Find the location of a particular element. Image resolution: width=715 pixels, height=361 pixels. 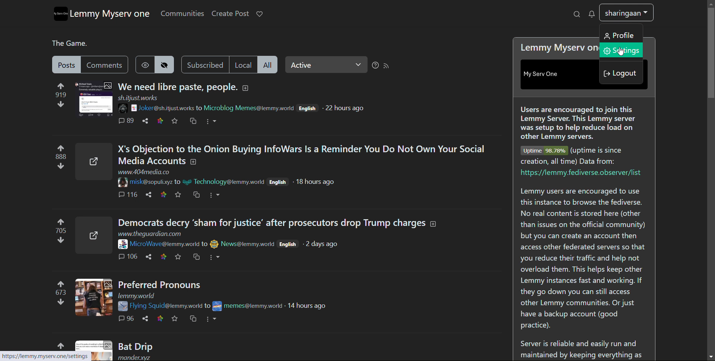

scrollbar is located at coordinates (711, 179).